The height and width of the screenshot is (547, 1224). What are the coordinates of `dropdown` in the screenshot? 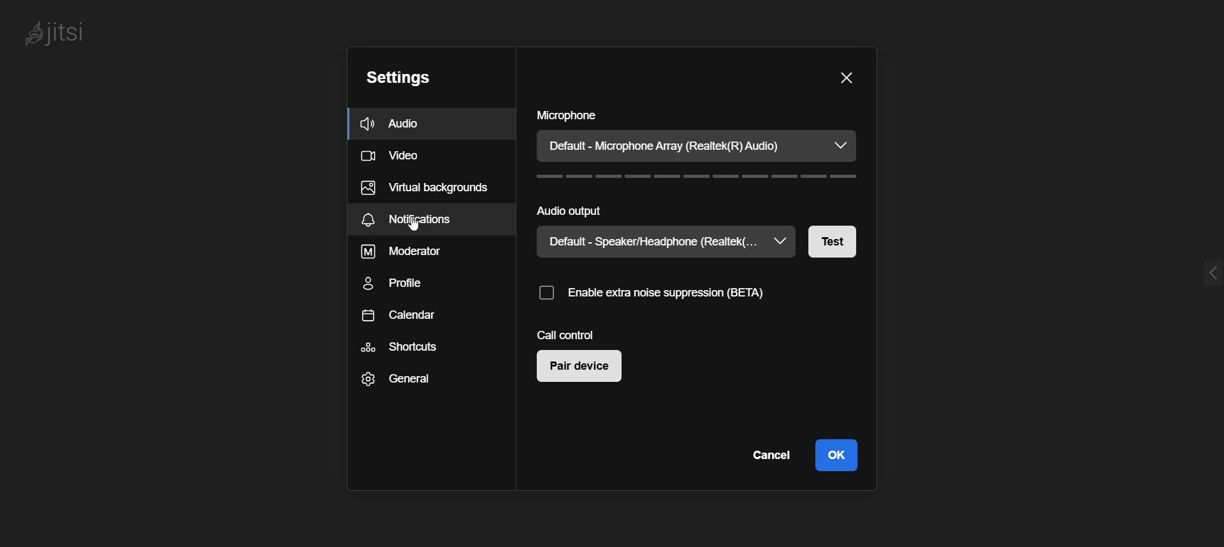 It's located at (785, 240).